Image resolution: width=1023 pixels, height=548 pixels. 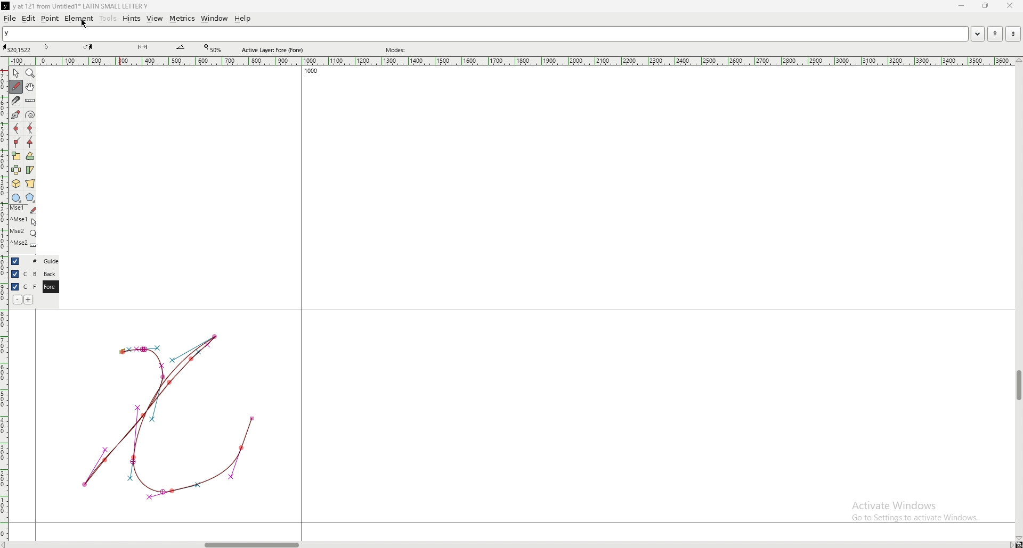 I want to click on rotate the selection in 3d, so click(x=16, y=184).